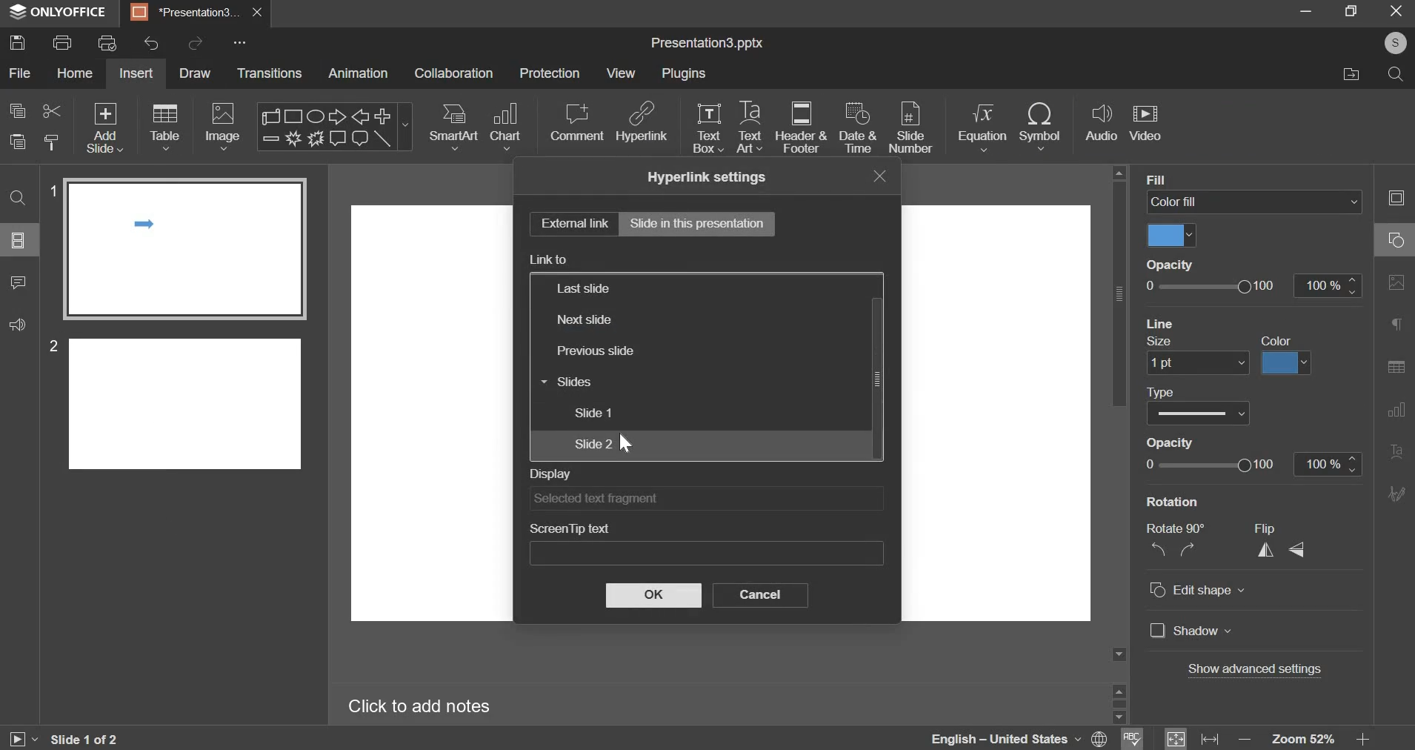  What do you see at coordinates (383, 139) in the screenshot?
I see `line` at bounding box center [383, 139].